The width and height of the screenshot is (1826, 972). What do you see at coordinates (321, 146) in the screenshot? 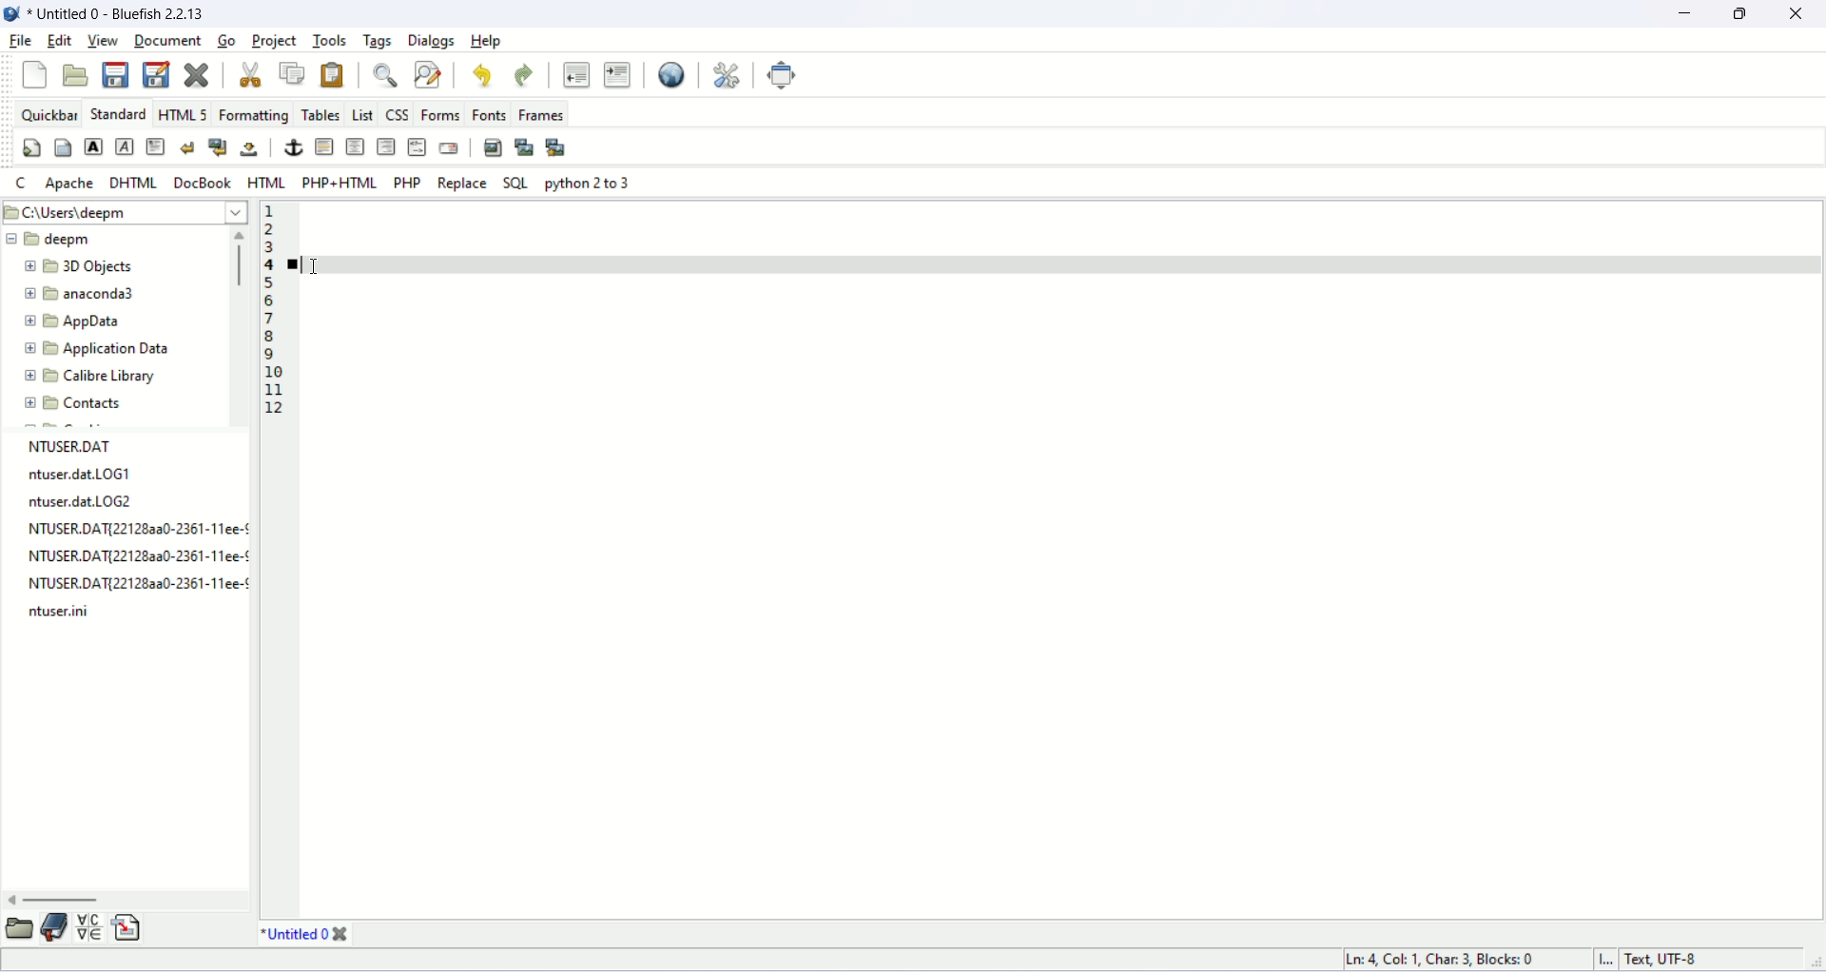
I see `horizontal rule` at bounding box center [321, 146].